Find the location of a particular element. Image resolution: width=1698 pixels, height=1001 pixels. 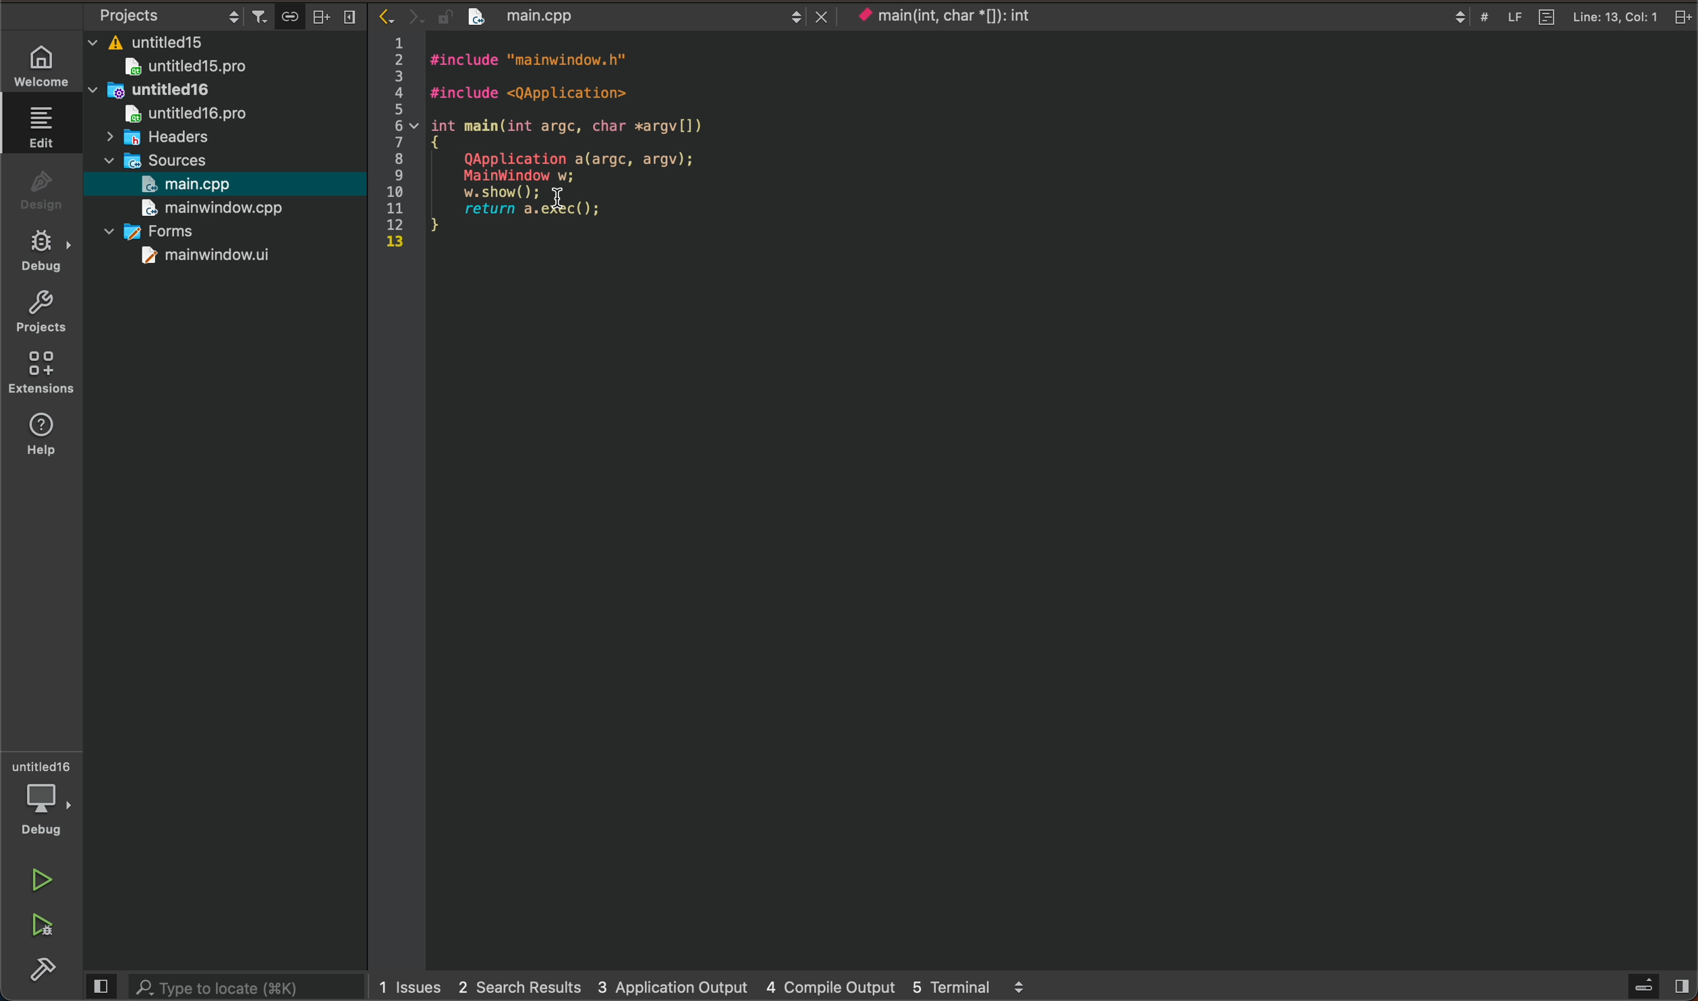

extensions is located at coordinates (42, 372).